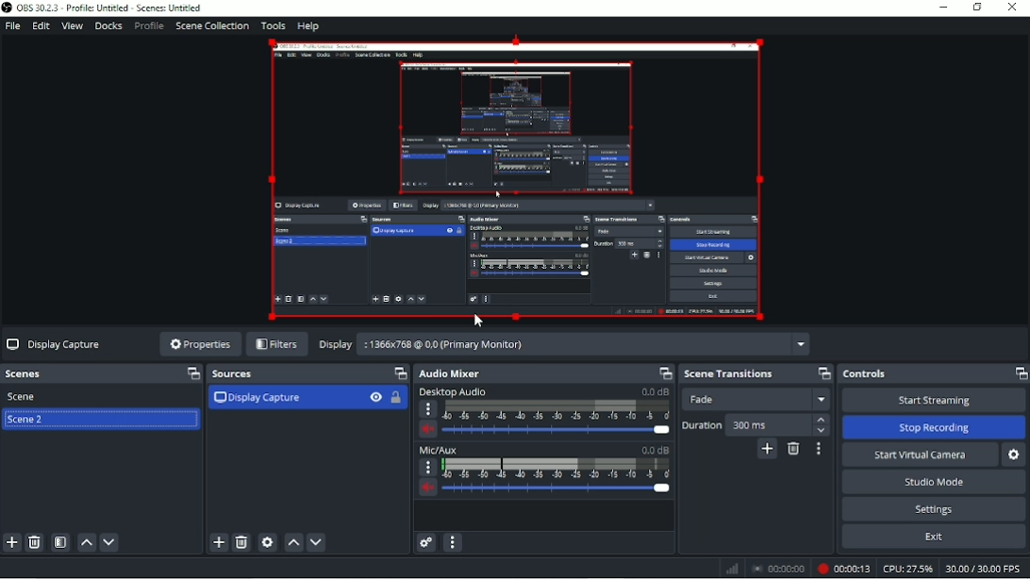  I want to click on 30.00/30.00 FPS, so click(986, 570).